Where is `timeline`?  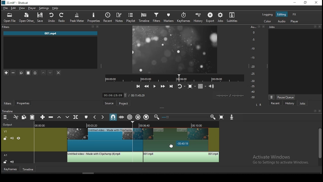
timeline is located at coordinates (145, 17).